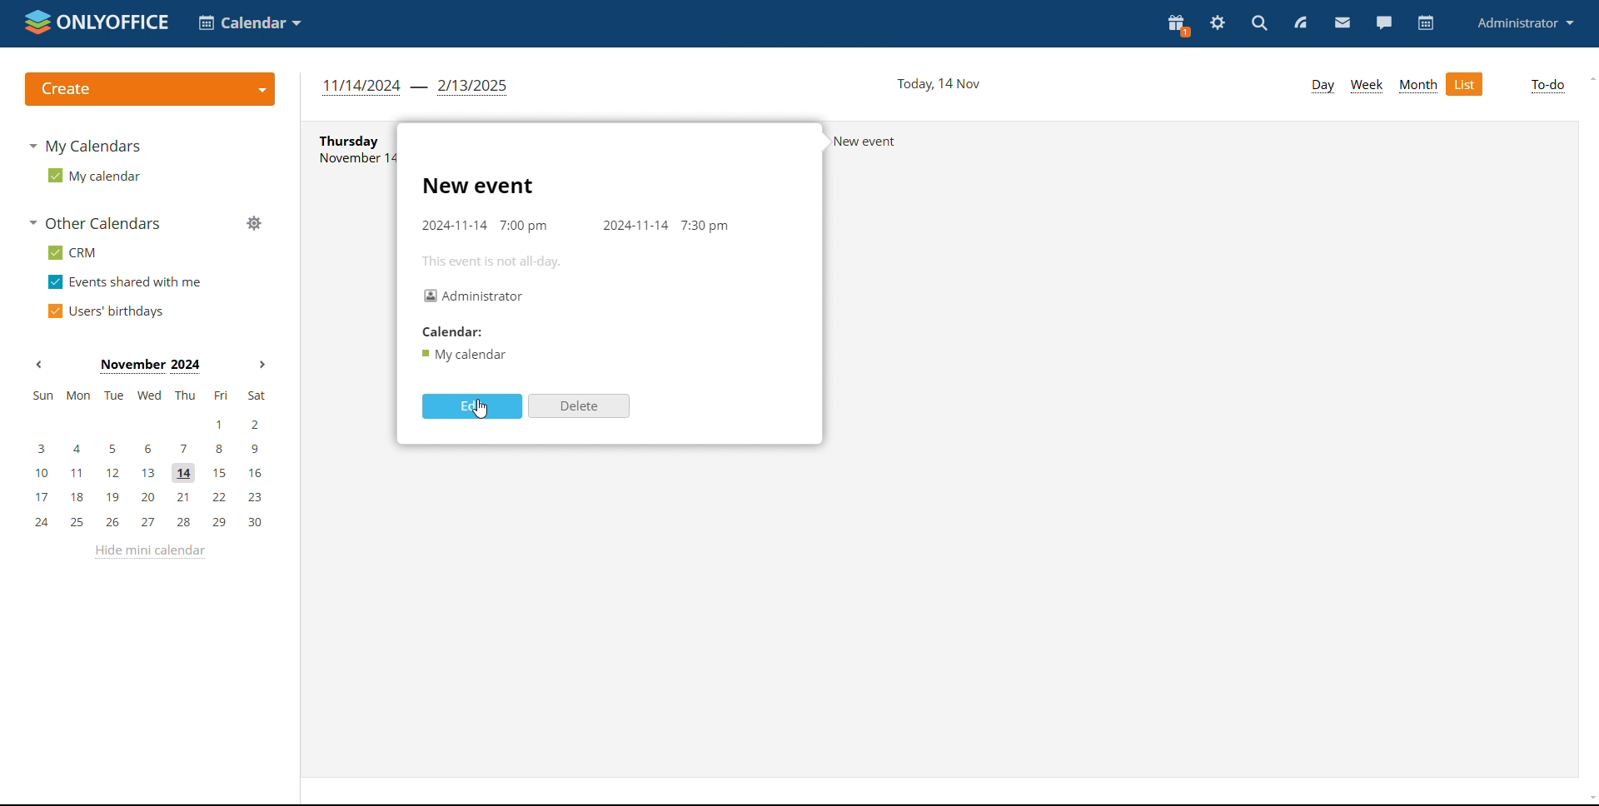 This screenshot has height=806, width=1599. I want to click on settings, so click(1218, 22).